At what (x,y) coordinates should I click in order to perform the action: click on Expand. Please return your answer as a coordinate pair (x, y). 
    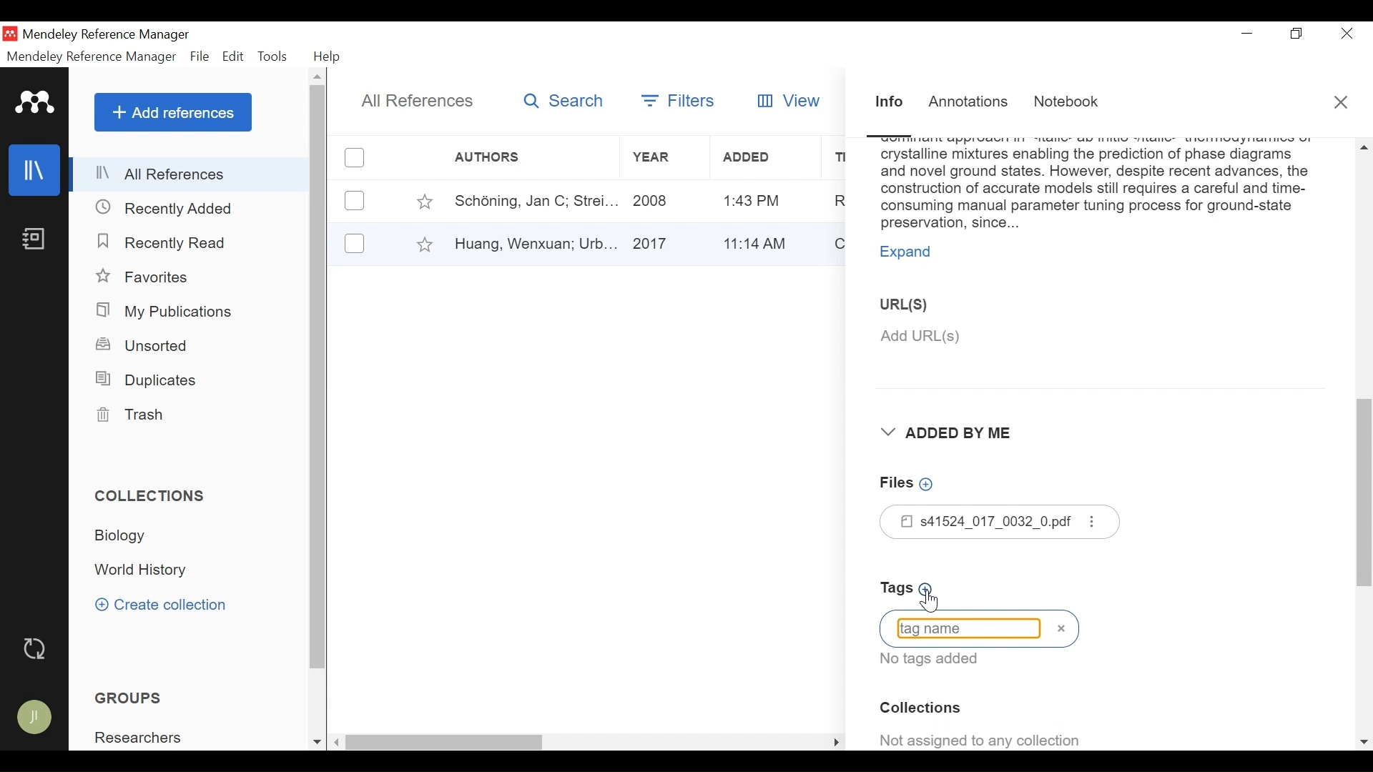
    Looking at the image, I should click on (911, 254).